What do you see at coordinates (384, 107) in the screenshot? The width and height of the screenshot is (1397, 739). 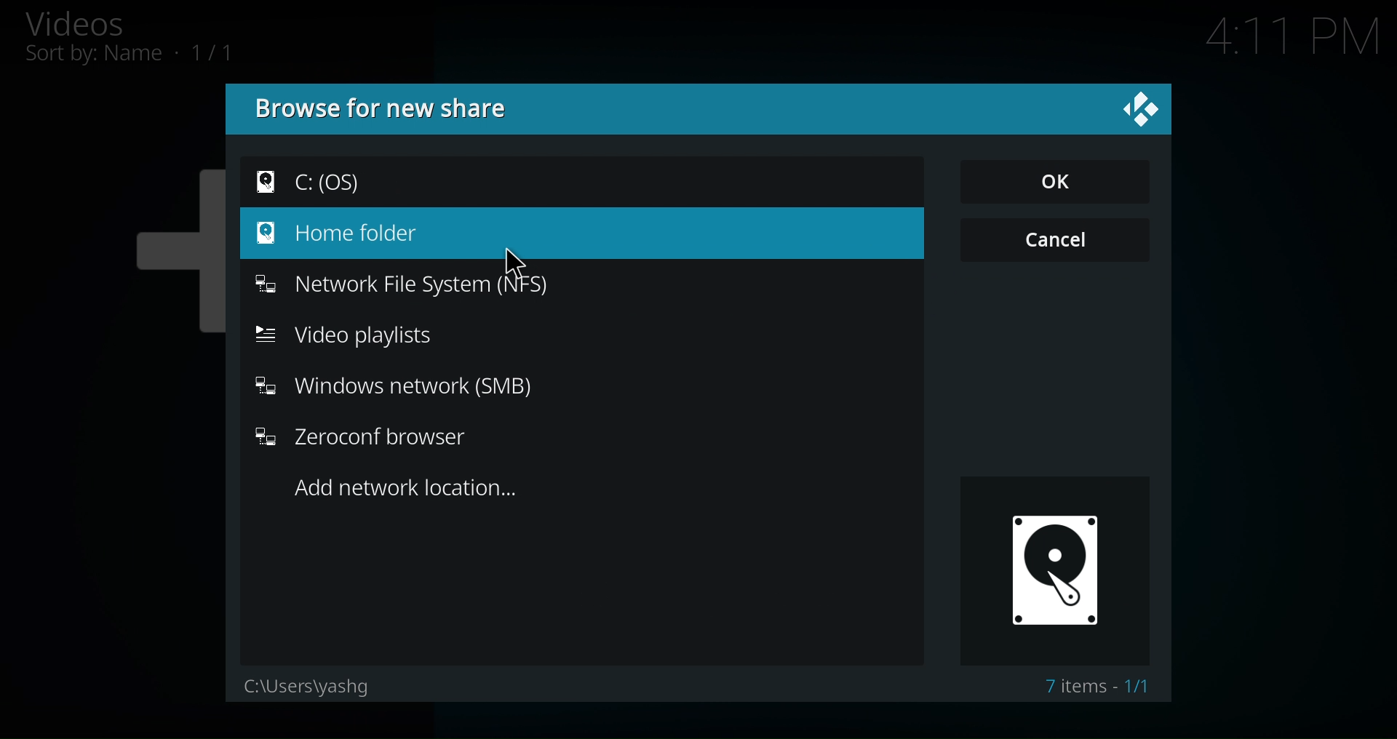 I see `Browse new share` at bounding box center [384, 107].